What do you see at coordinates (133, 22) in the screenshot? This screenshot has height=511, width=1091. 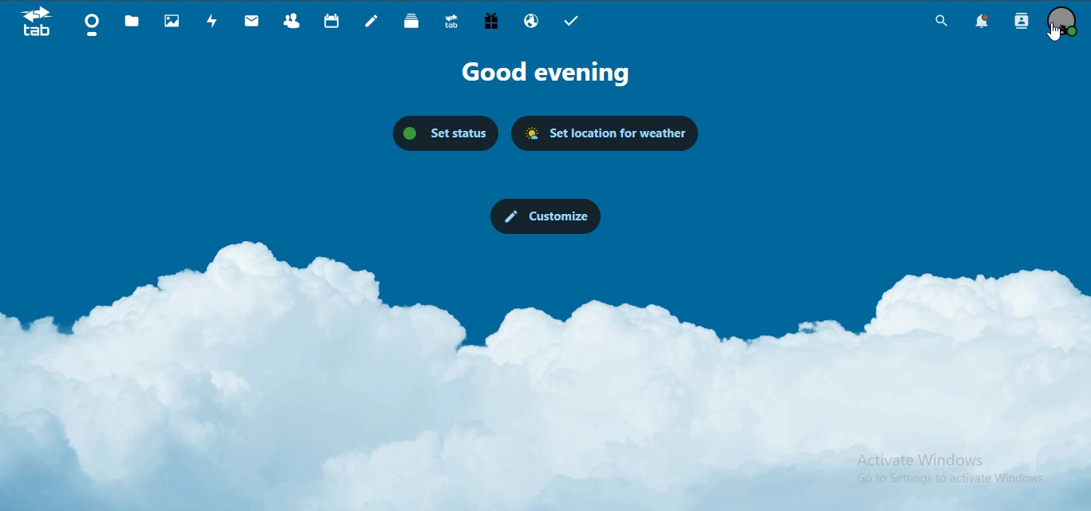 I see `files` at bounding box center [133, 22].